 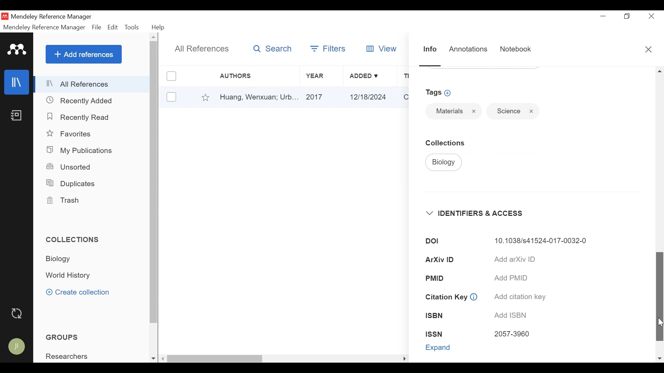 What do you see at coordinates (542, 241) in the screenshot?
I see `10.1038/s41524-017-0032-0` at bounding box center [542, 241].